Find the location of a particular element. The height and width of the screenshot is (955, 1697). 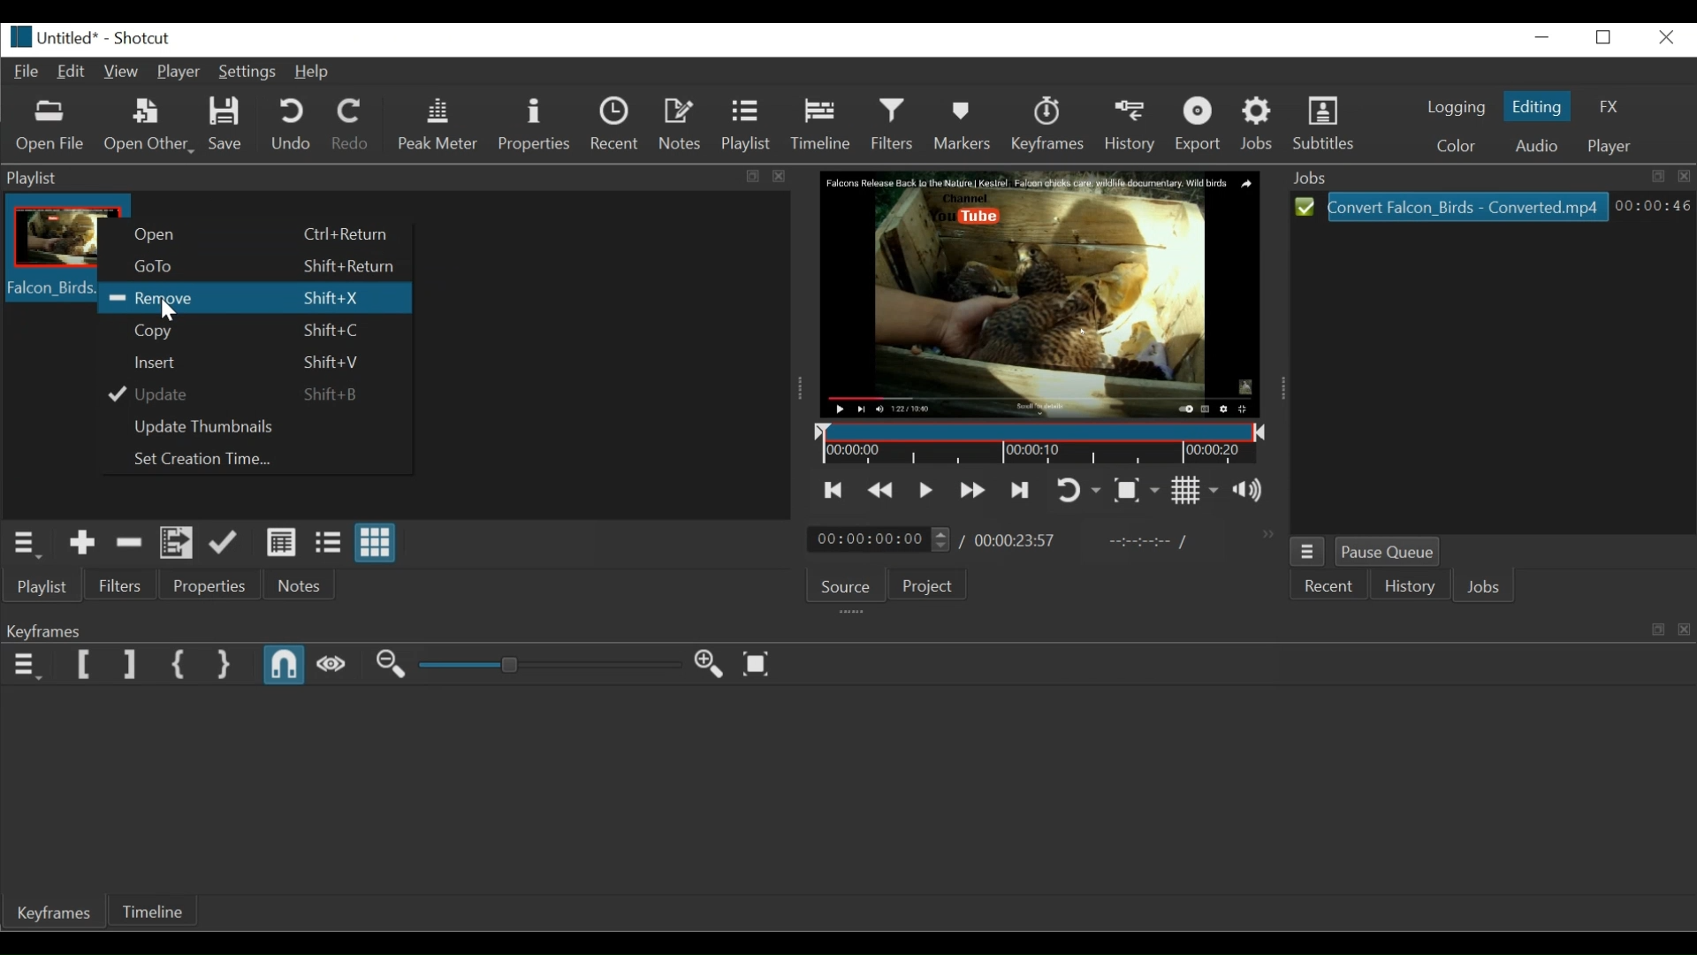

Peak meter is located at coordinates (438, 125).